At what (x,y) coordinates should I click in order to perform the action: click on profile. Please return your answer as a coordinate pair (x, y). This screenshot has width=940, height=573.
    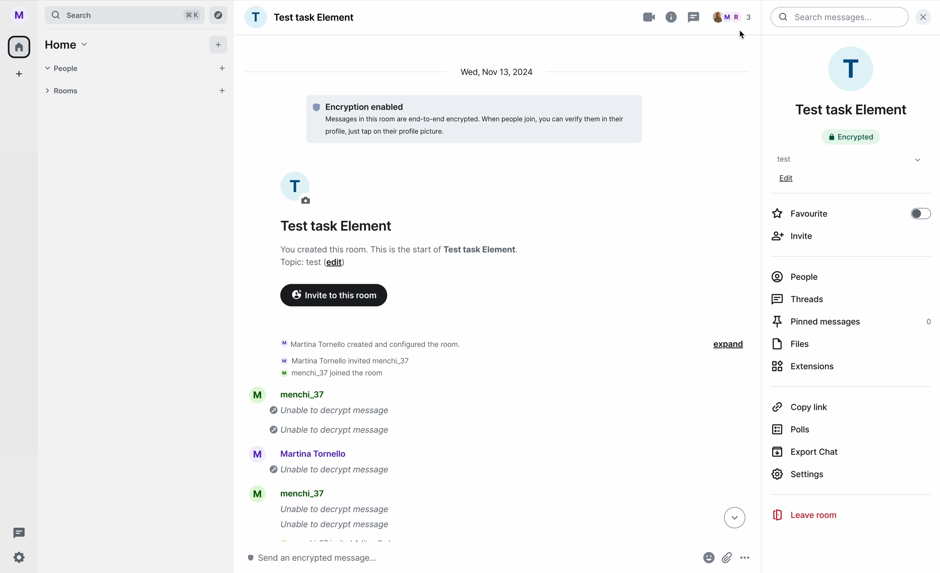
    Looking at the image, I should click on (18, 14).